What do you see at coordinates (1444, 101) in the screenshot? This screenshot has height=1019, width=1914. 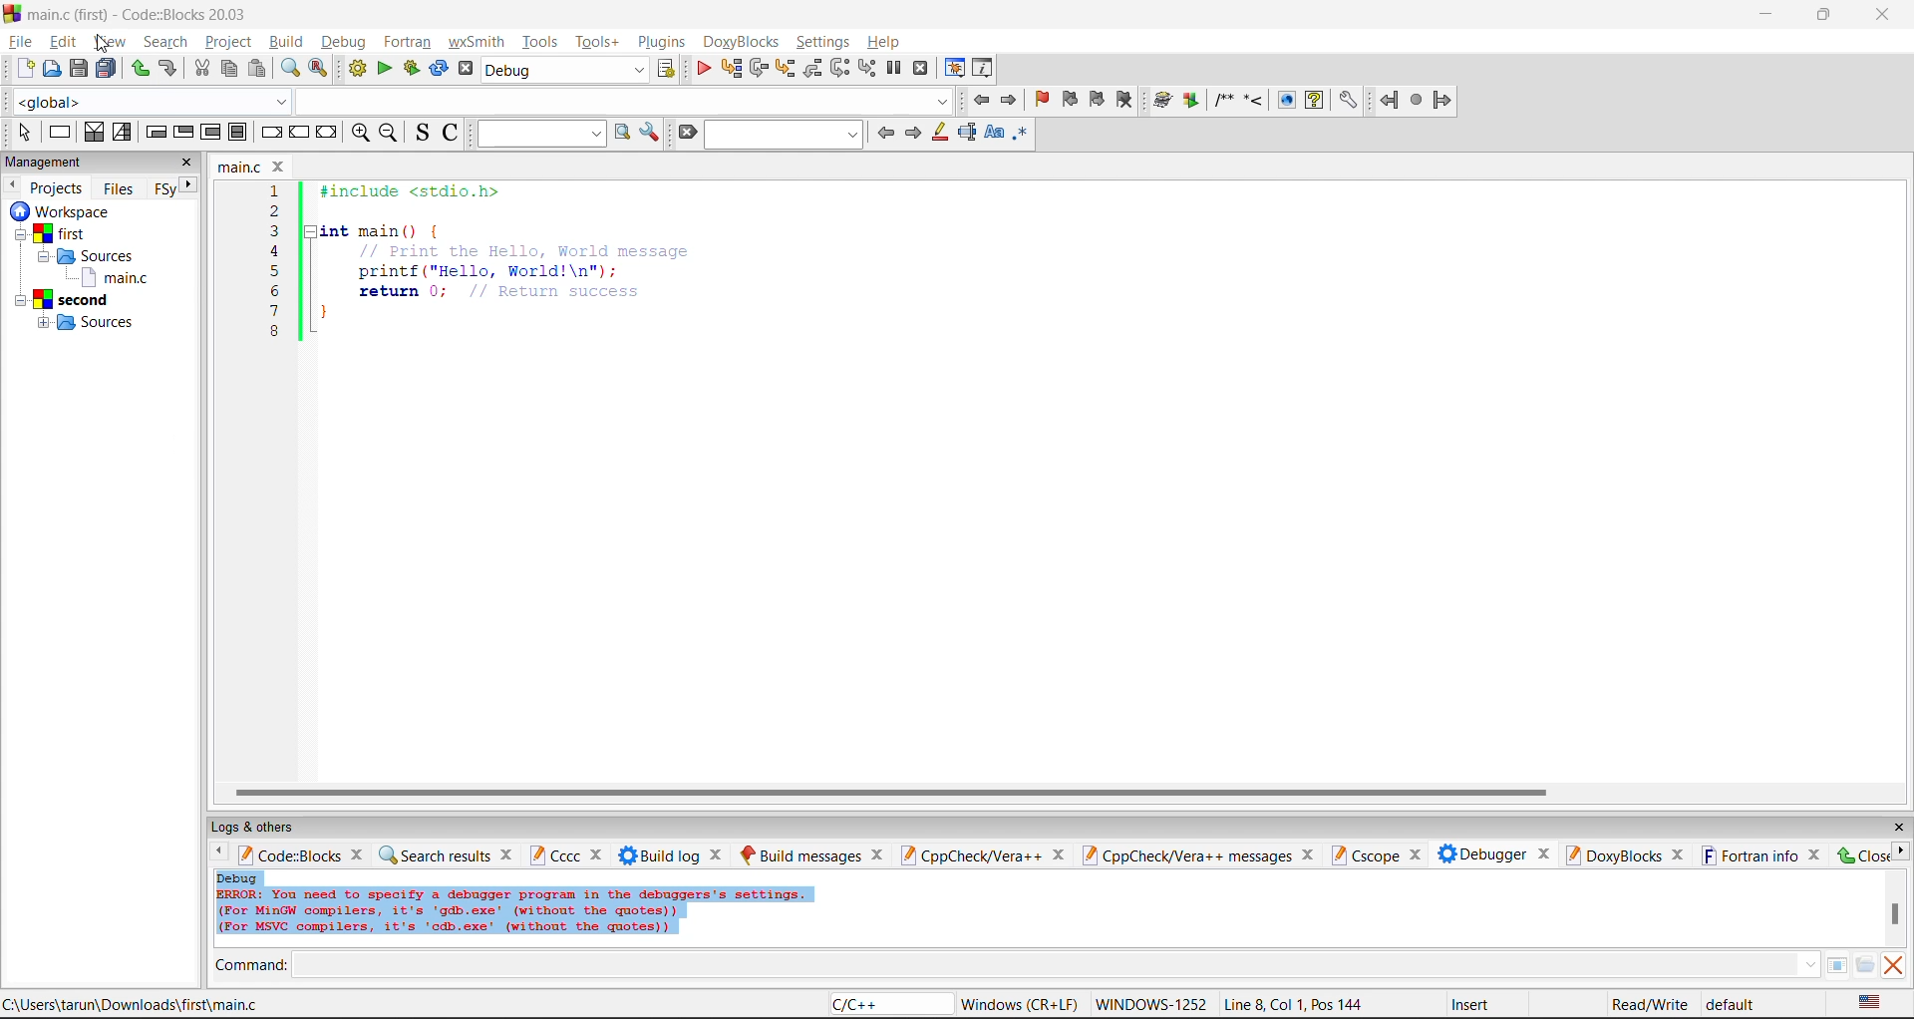 I see `jump forward` at bounding box center [1444, 101].